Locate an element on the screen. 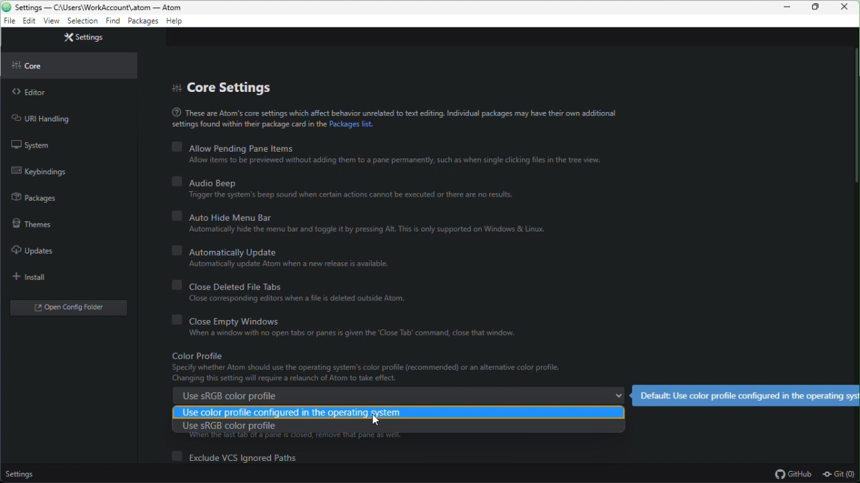 The image size is (860, 483). settings is located at coordinates (82, 22).